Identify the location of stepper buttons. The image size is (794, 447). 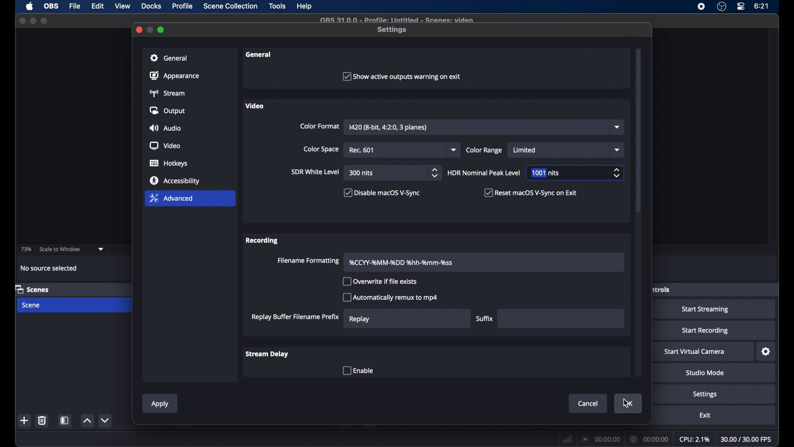
(436, 173).